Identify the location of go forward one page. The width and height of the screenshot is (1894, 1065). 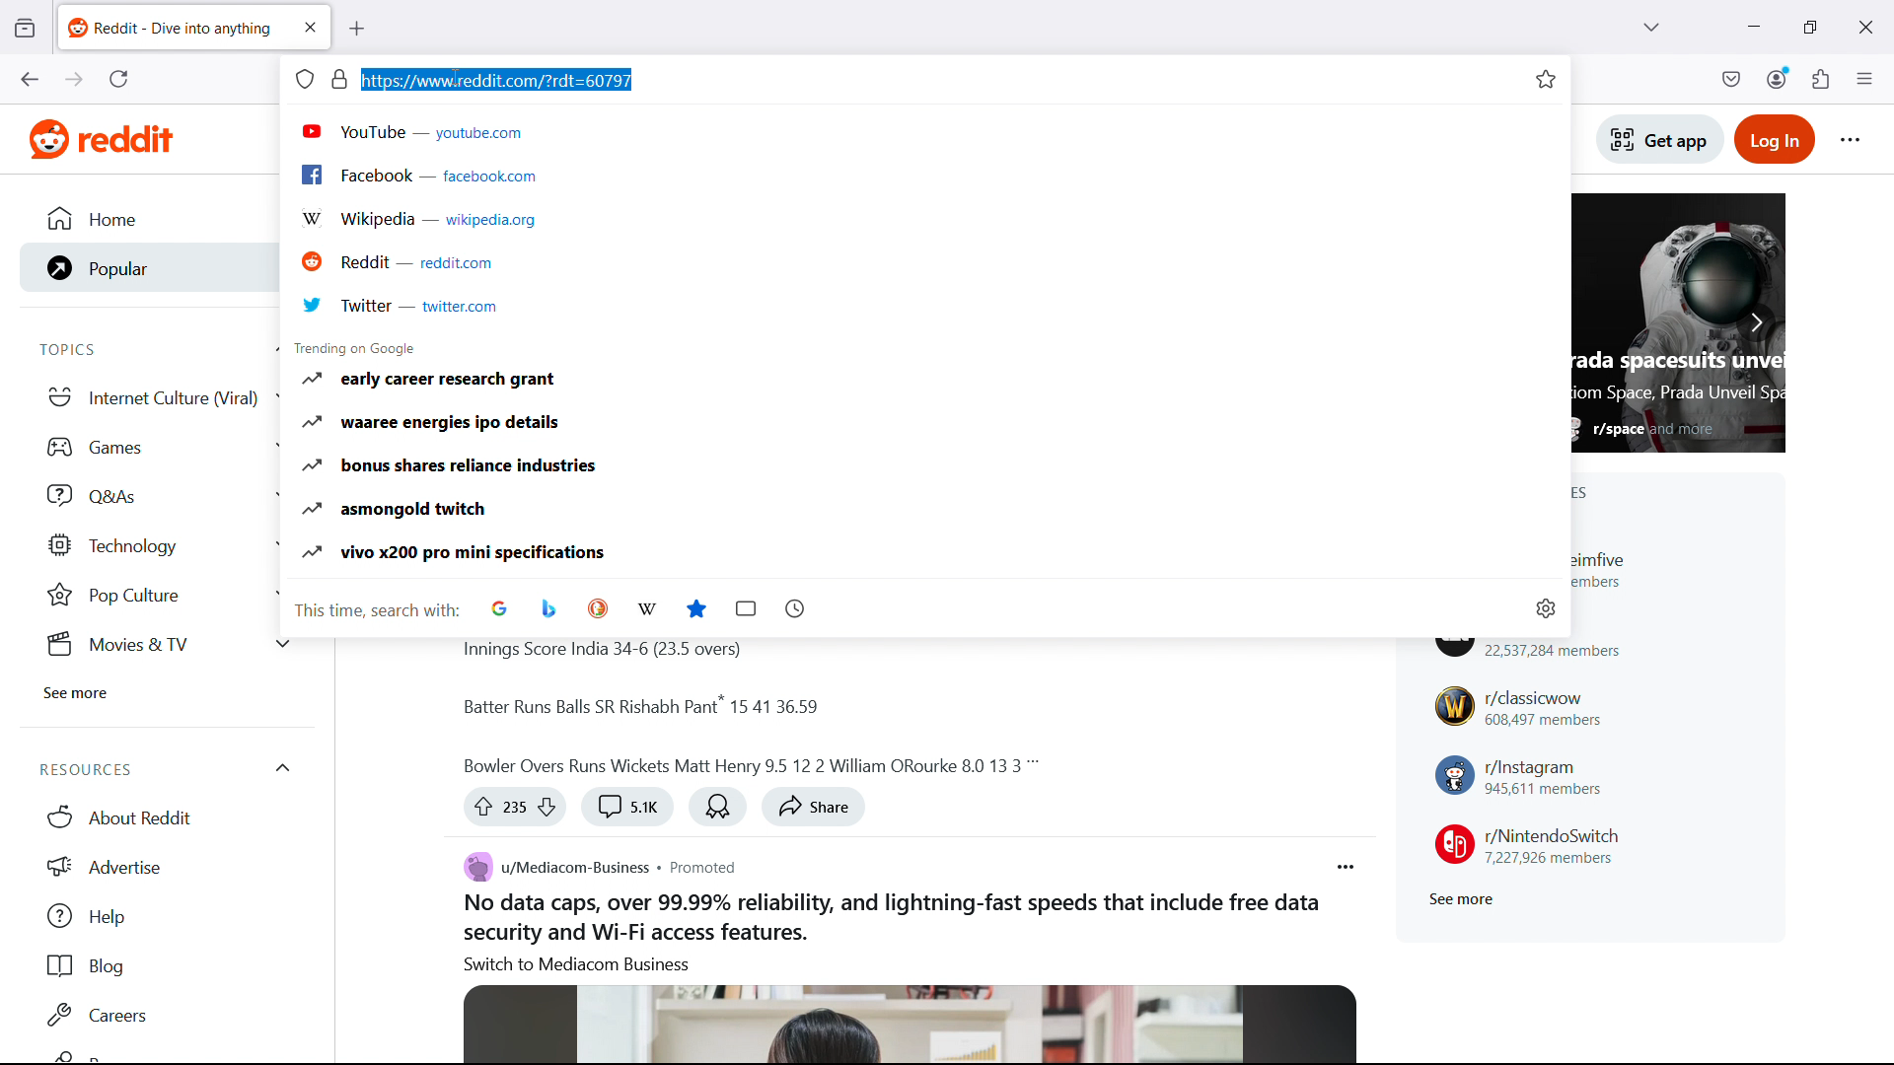
(74, 78).